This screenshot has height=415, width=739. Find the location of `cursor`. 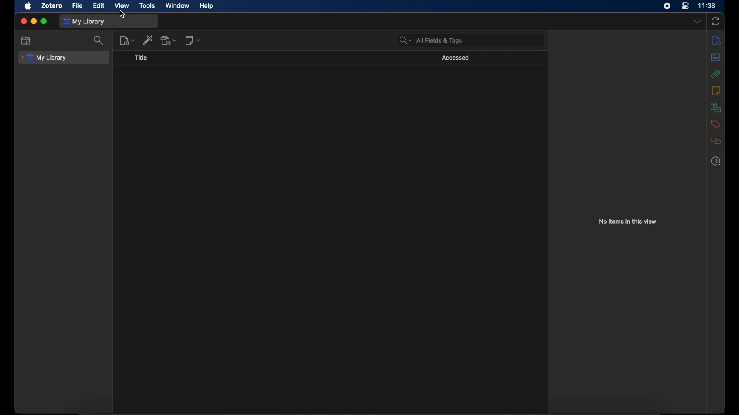

cursor is located at coordinates (123, 15).